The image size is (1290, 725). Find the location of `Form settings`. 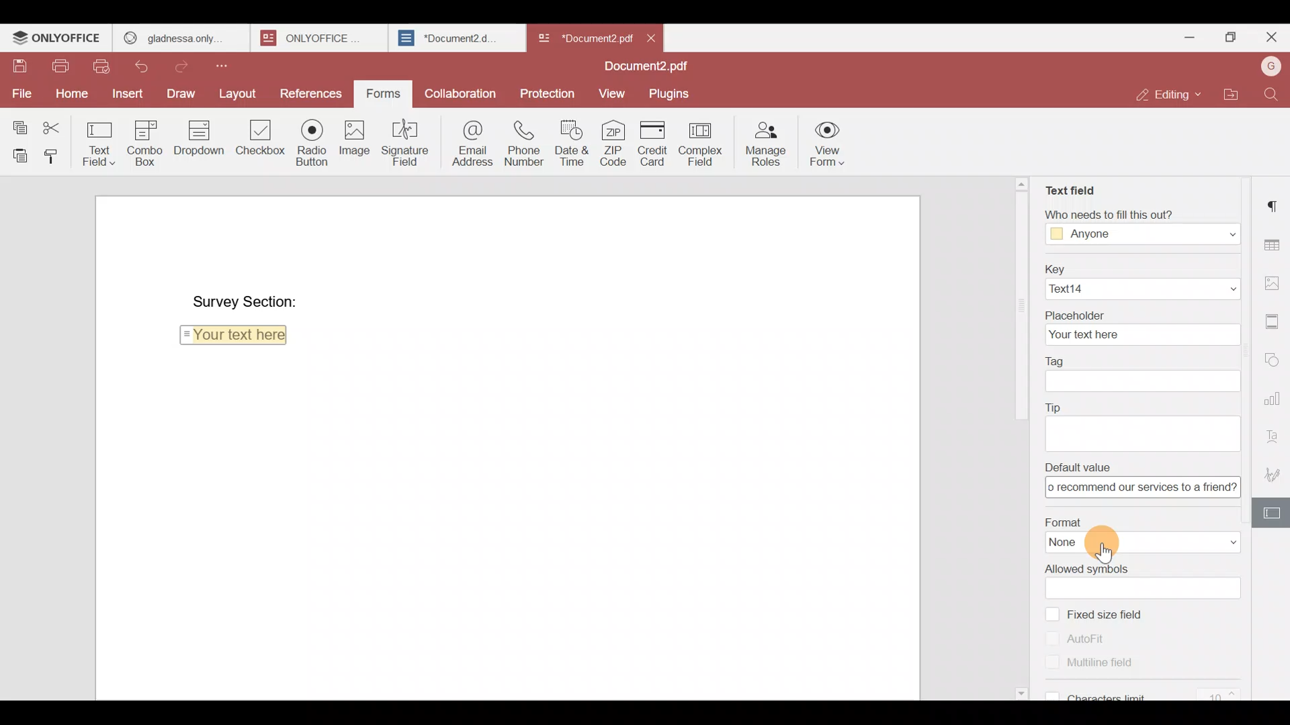

Form settings is located at coordinates (1273, 514).